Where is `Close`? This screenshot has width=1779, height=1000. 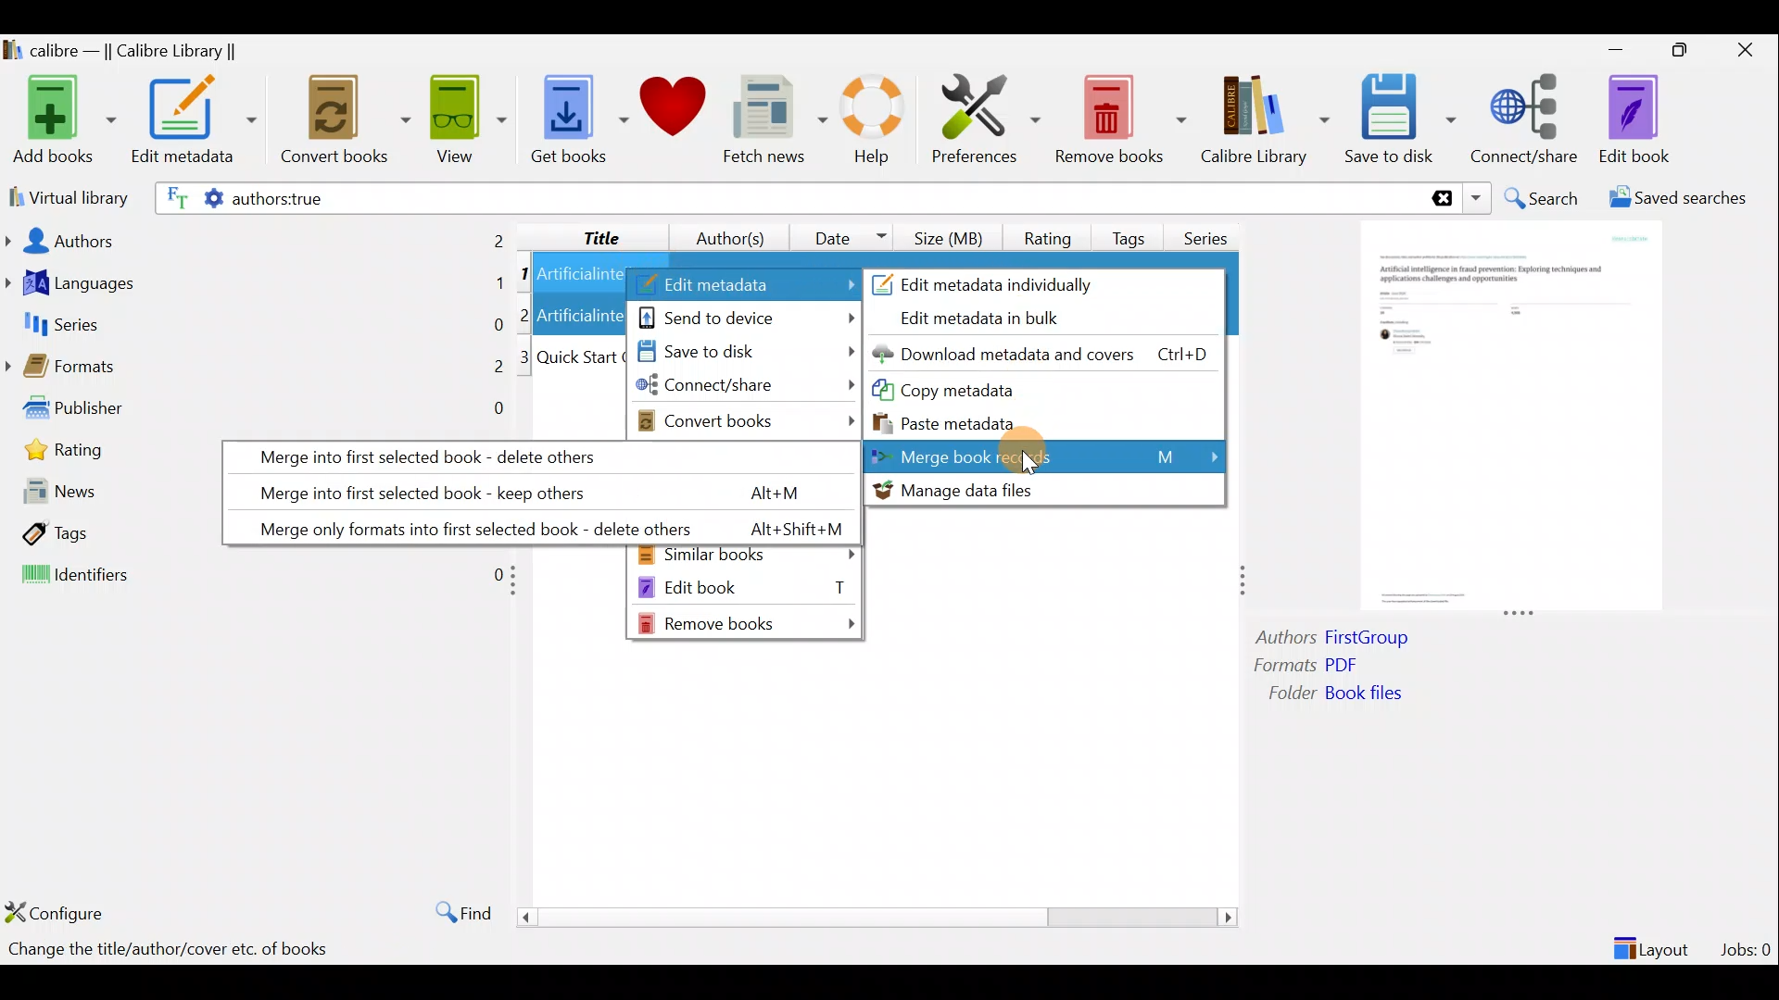 Close is located at coordinates (1749, 49).